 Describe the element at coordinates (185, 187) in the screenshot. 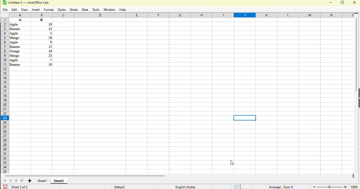

I see `English (India)` at that location.